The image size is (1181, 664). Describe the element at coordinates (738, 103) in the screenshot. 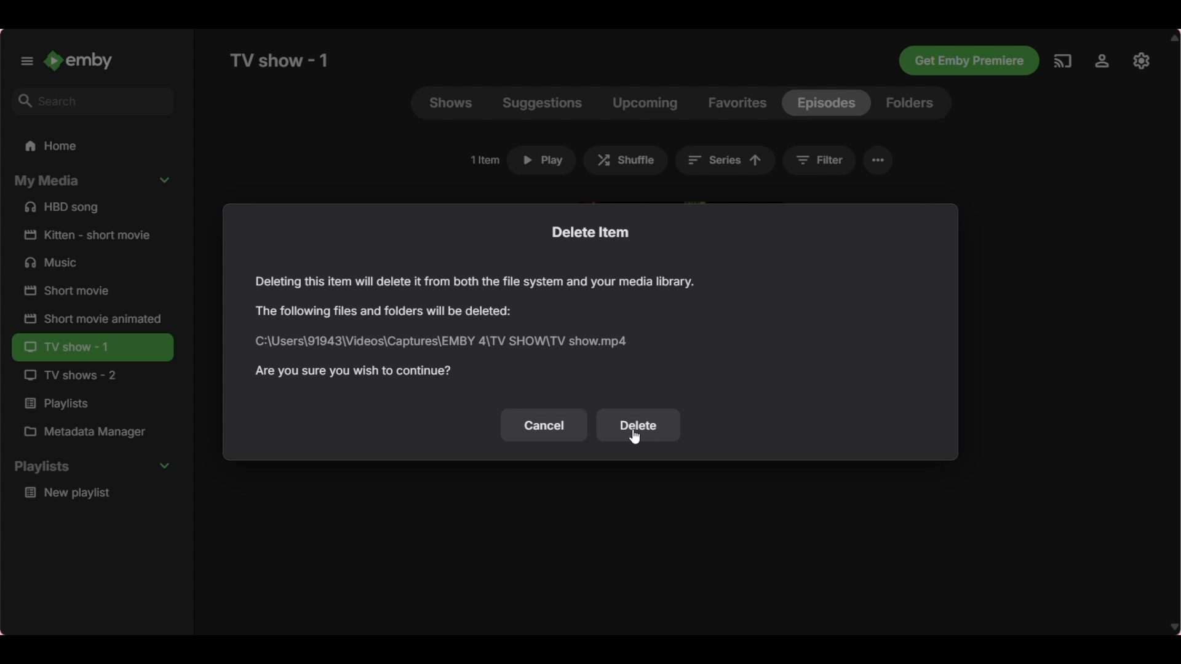

I see `Favorites` at that location.